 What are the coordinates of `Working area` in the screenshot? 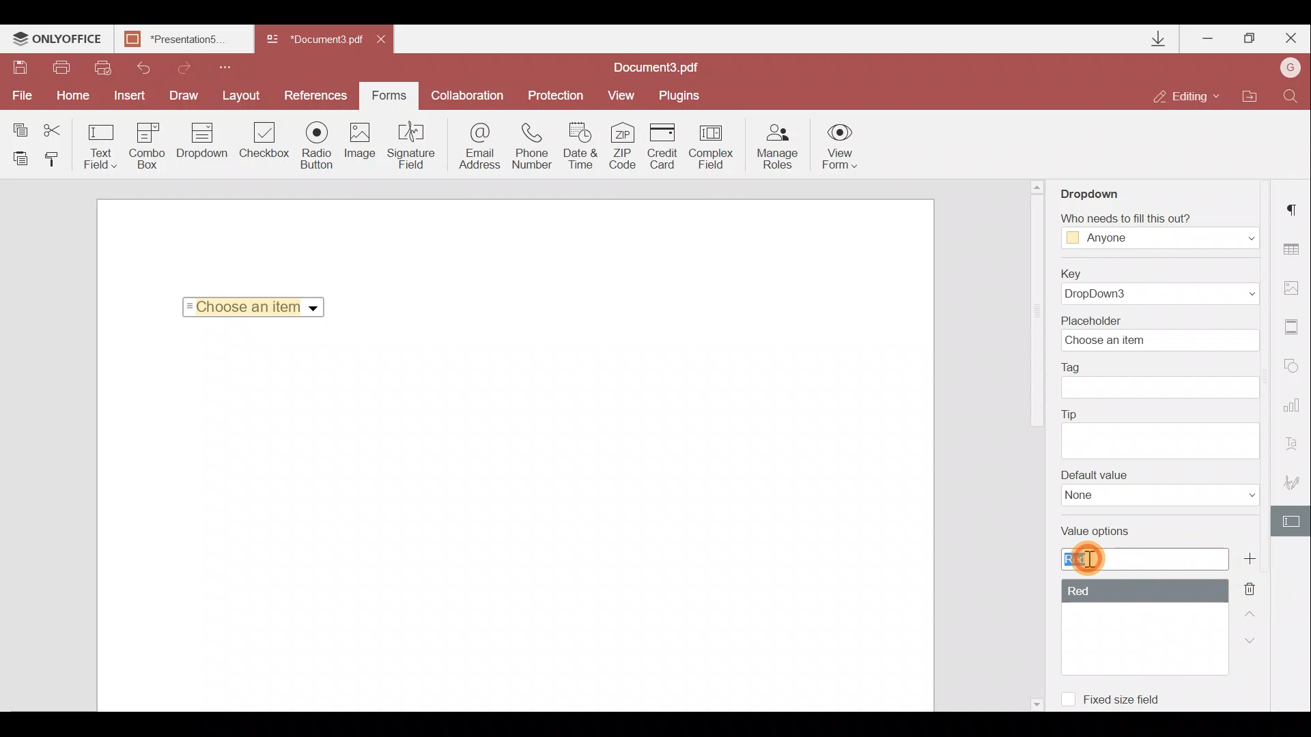 It's located at (513, 521).